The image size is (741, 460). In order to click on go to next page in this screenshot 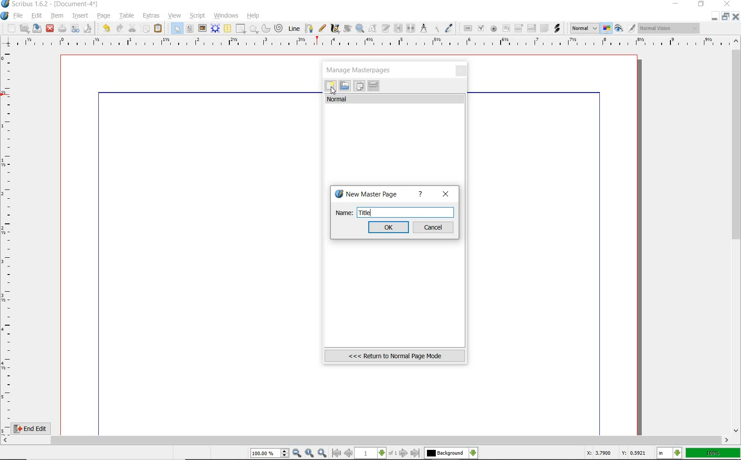, I will do `click(404, 453)`.